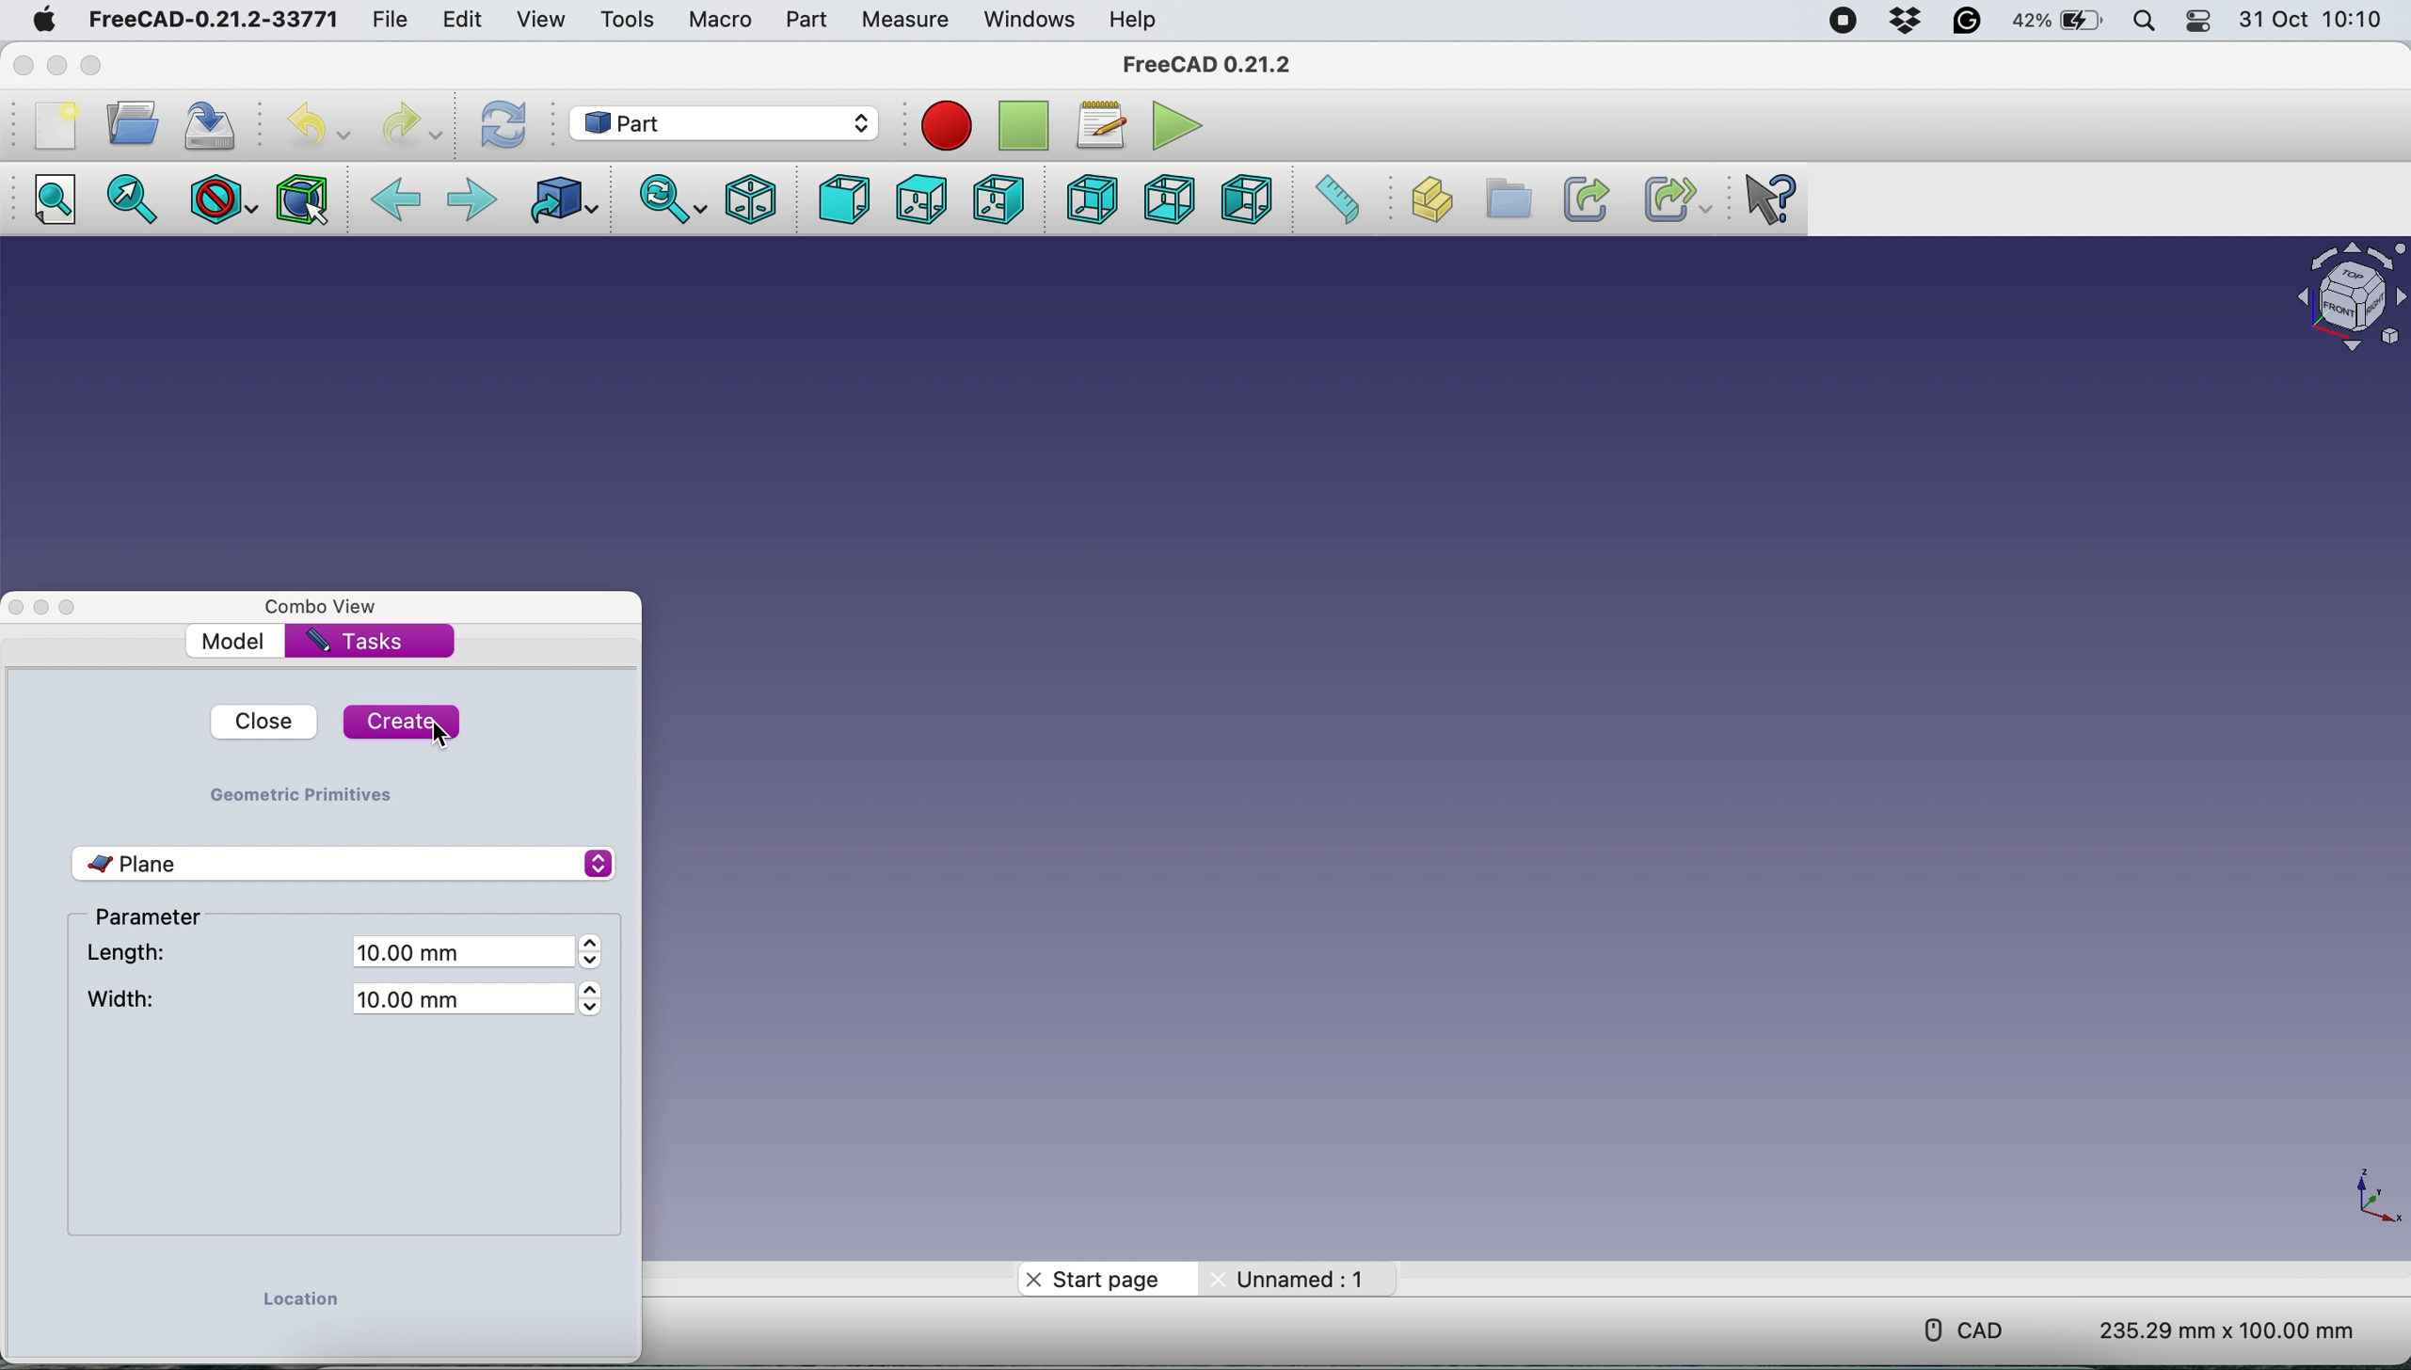 The width and height of the screenshot is (2411, 1370). What do you see at coordinates (56, 65) in the screenshot?
I see `minimize` at bounding box center [56, 65].